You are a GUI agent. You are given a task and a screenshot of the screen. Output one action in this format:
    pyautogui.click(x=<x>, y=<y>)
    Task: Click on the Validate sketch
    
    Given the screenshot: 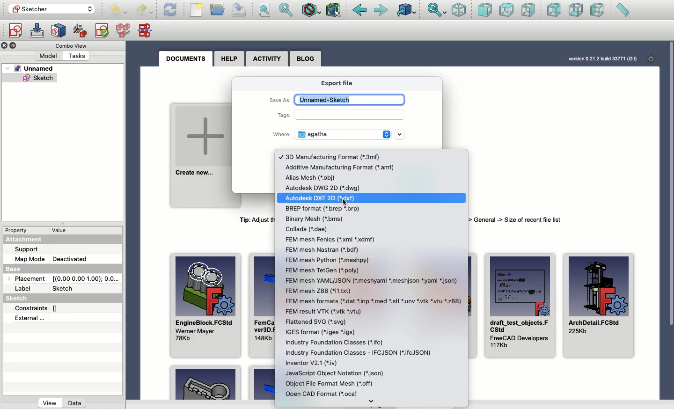 What is the action you would take?
    pyautogui.click(x=102, y=30)
    